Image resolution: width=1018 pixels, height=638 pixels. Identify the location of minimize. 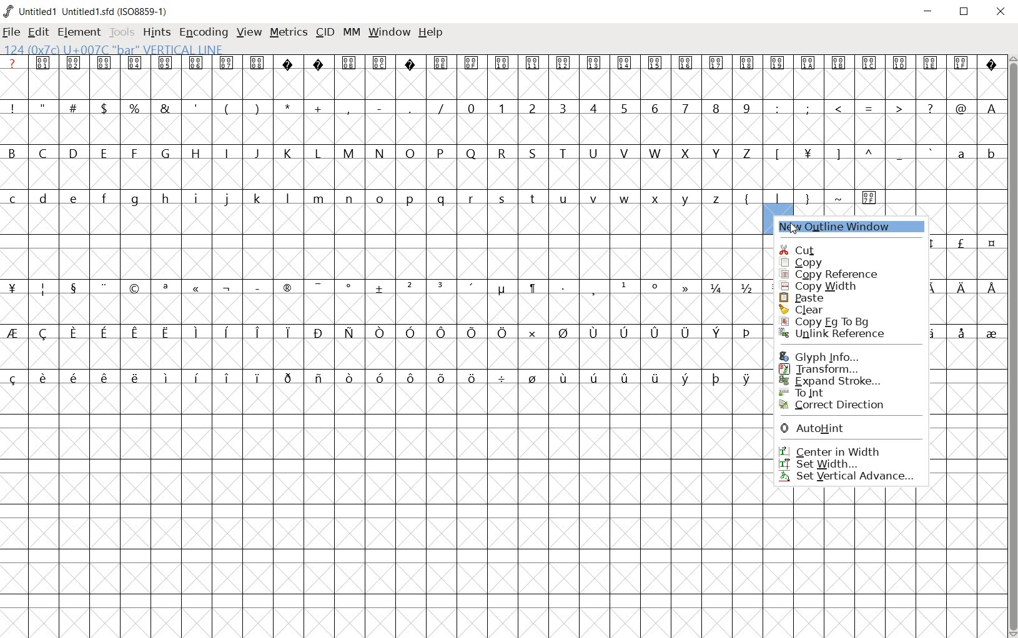
(928, 12).